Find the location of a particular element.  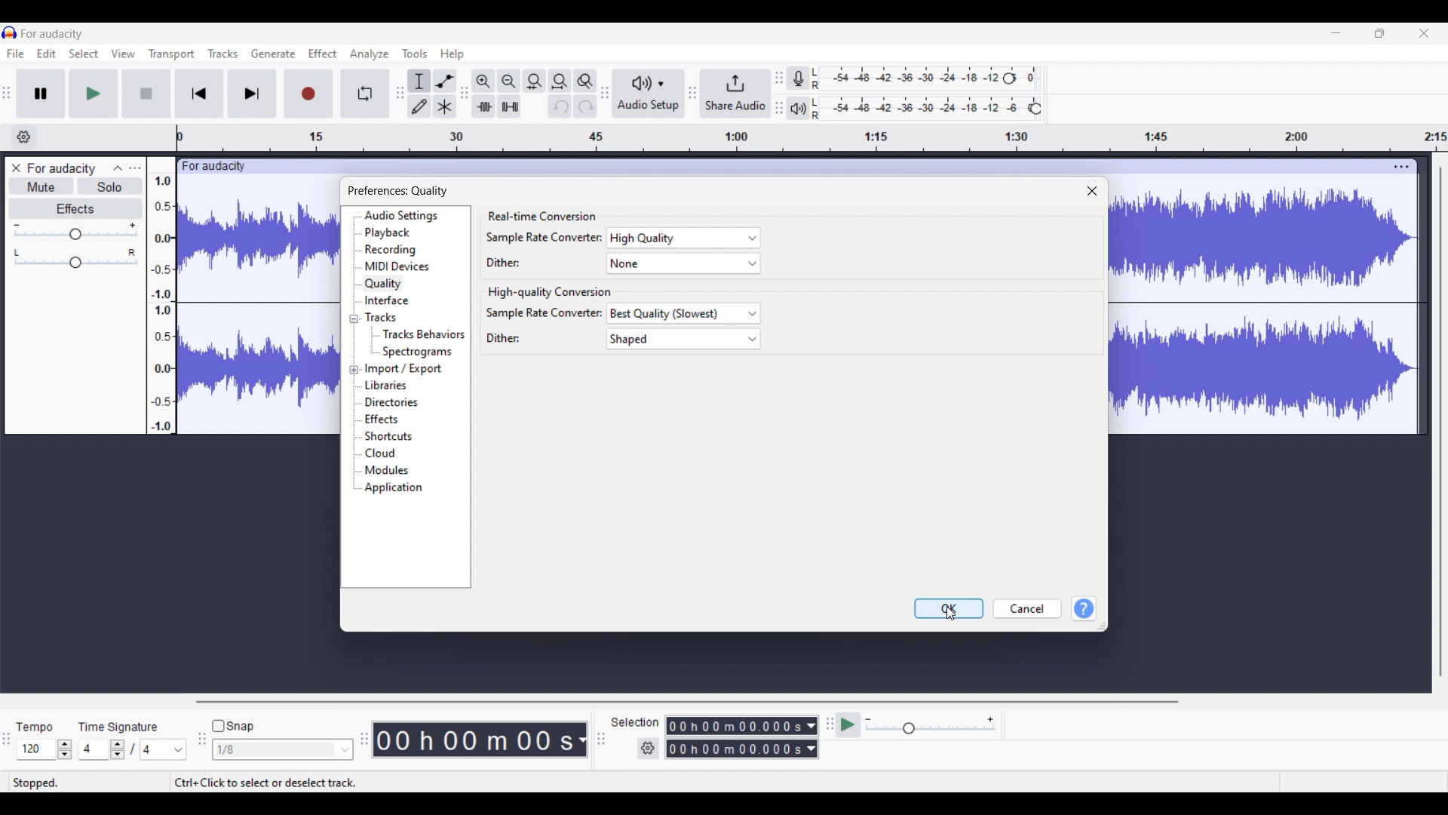

Vertical slide bar is located at coordinates (1440, 423).